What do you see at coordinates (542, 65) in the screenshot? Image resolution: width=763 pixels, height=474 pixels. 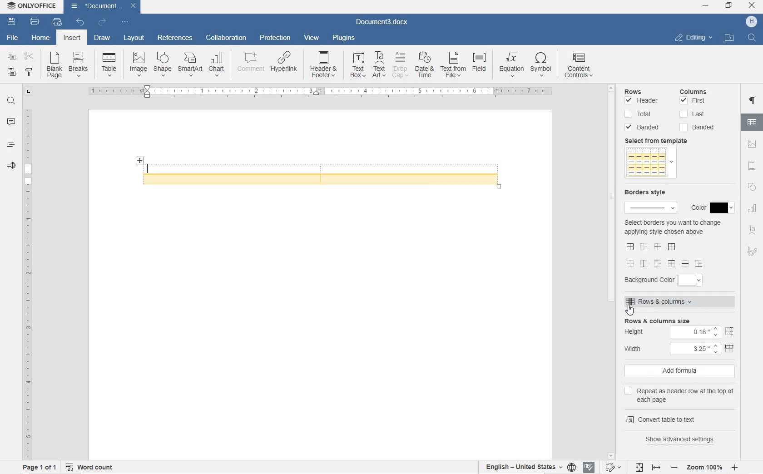 I see `symbol` at bounding box center [542, 65].